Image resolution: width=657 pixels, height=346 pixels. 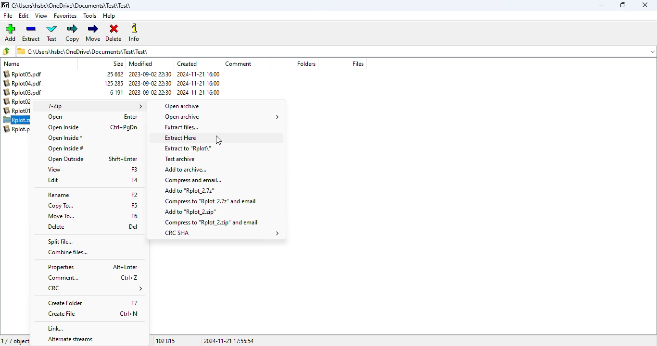 What do you see at coordinates (141, 63) in the screenshot?
I see `modified` at bounding box center [141, 63].